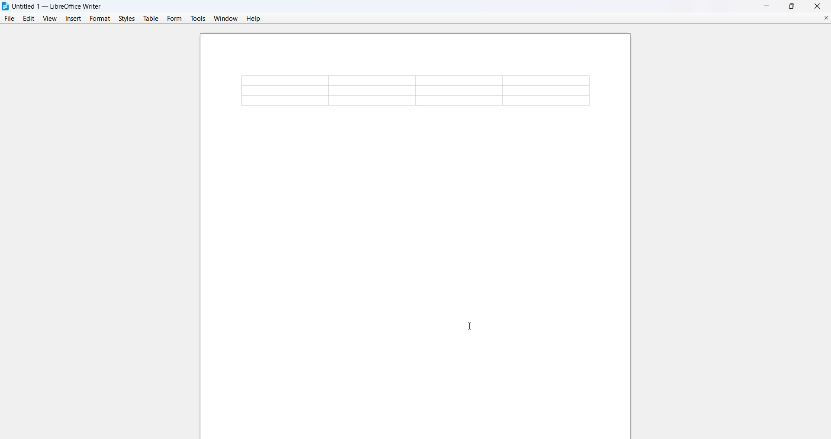 The height and width of the screenshot is (439, 831). What do you see at coordinates (254, 18) in the screenshot?
I see `help` at bounding box center [254, 18].